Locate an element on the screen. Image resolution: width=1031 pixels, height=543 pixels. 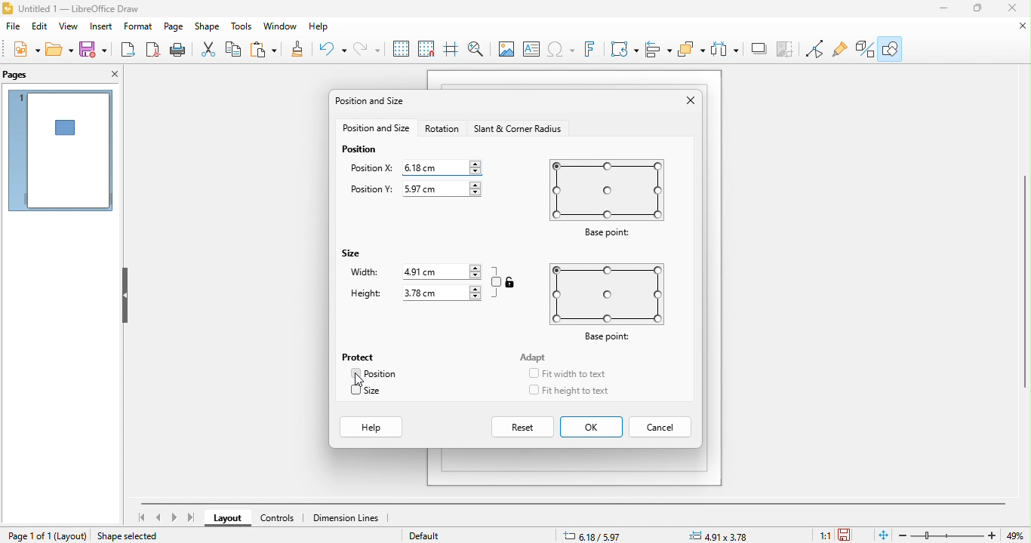
height is located at coordinates (366, 294).